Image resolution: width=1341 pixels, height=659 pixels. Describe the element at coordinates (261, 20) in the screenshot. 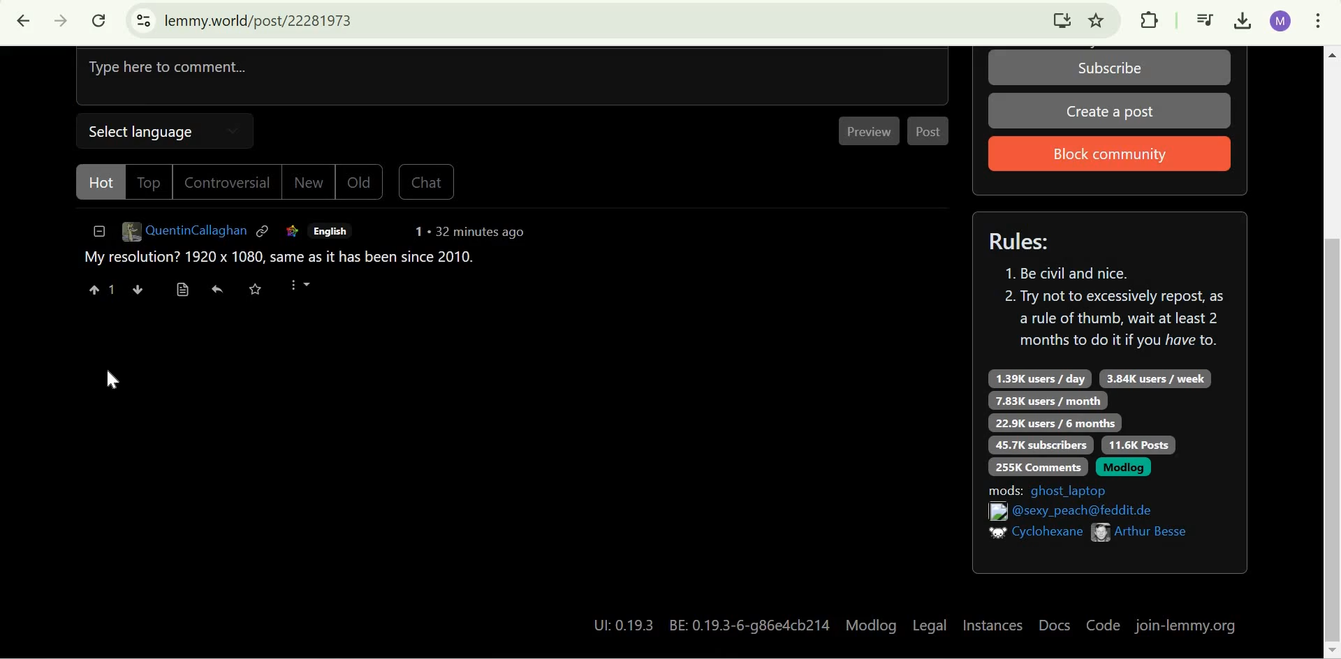

I see `lemmy.world/post/22281973` at that location.